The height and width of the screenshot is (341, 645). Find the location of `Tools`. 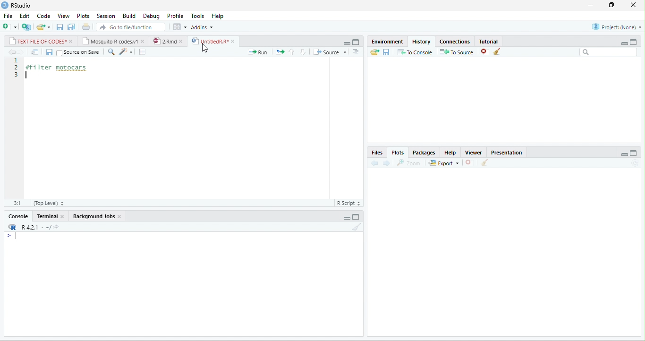

Tools is located at coordinates (197, 16).